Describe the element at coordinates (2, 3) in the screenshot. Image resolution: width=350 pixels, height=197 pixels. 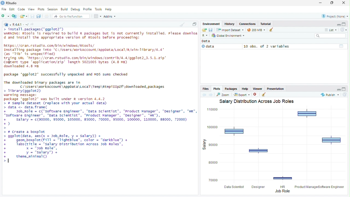
I see `Logo` at that location.